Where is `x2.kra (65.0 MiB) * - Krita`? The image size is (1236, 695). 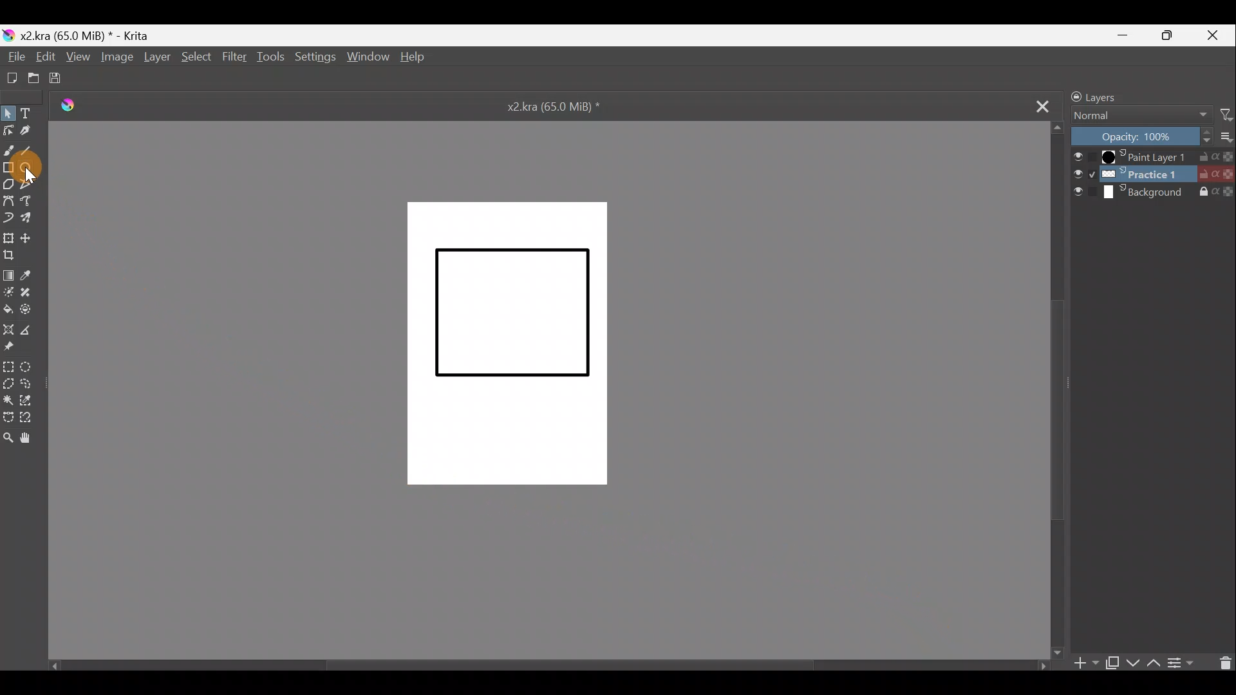
x2.kra (65.0 MiB) * - Krita is located at coordinates (92, 33).